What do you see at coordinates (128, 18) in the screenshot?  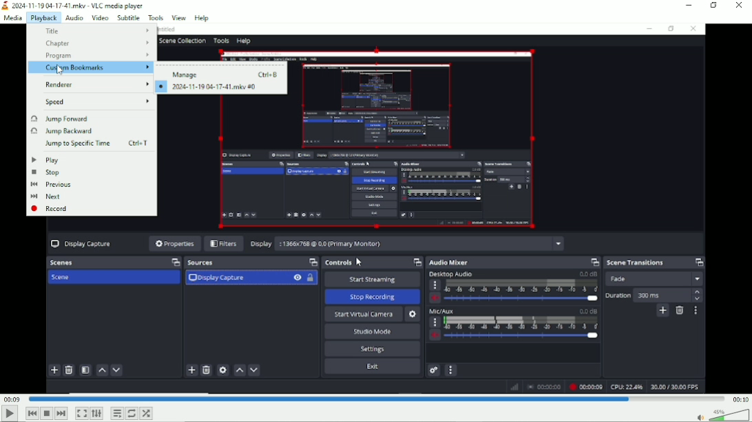 I see `Subtitle` at bounding box center [128, 18].